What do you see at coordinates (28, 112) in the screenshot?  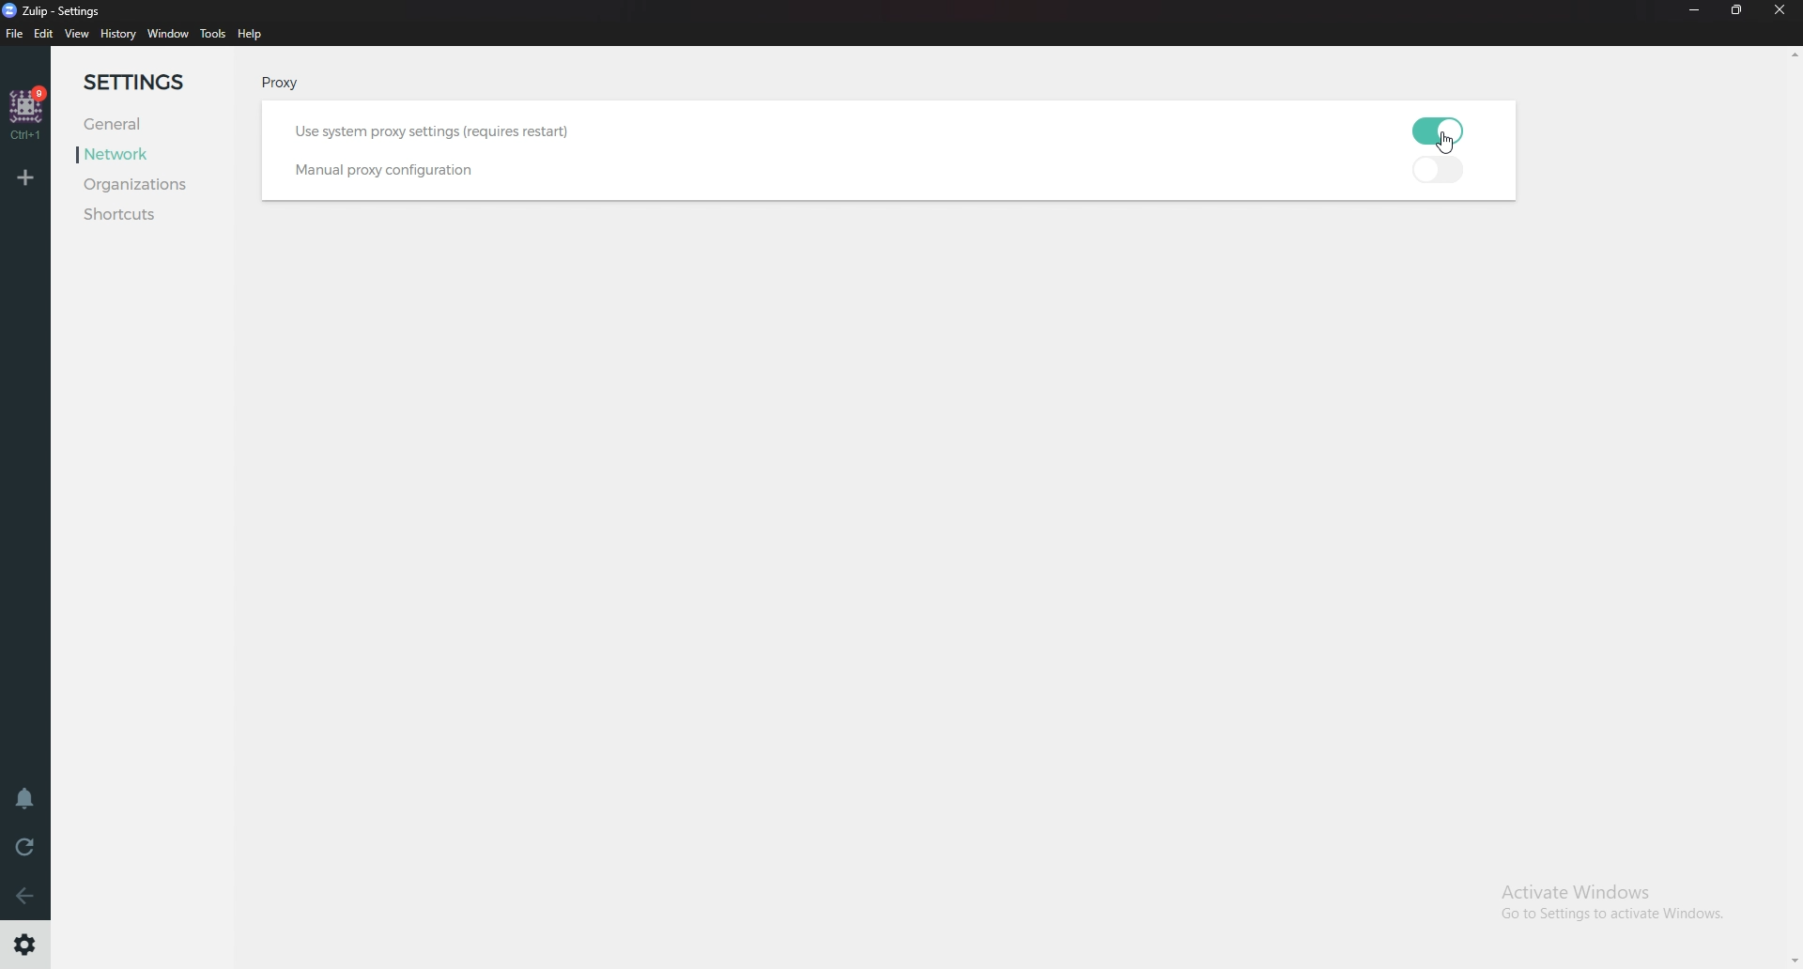 I see `home` at bounding box center [28, 112].